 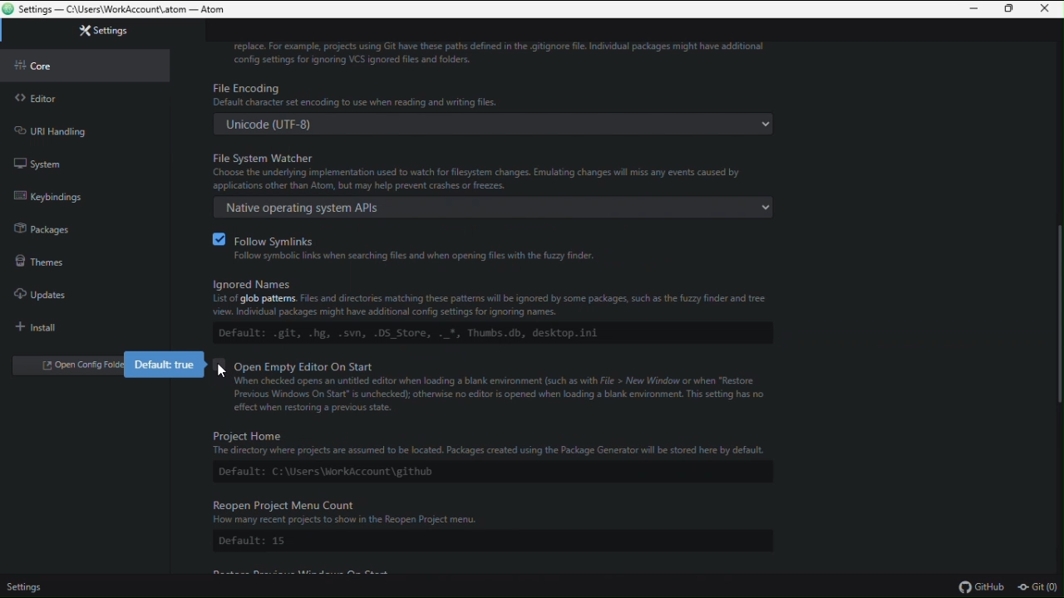 What do you see at coordinates (1009, 10) in the screenshot?
I see `restore` at bounding box center [1009, 10].